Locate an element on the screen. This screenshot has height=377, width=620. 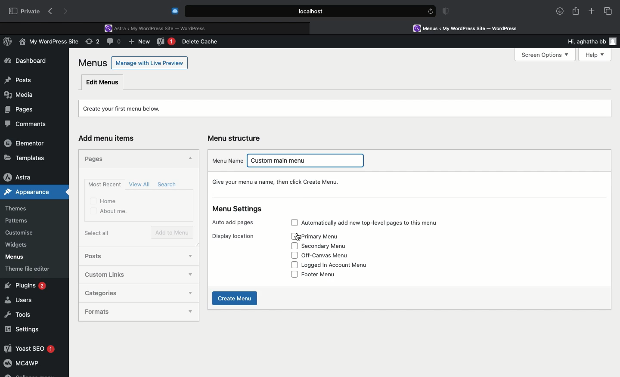
Themes is located at coordinates (22, 209).